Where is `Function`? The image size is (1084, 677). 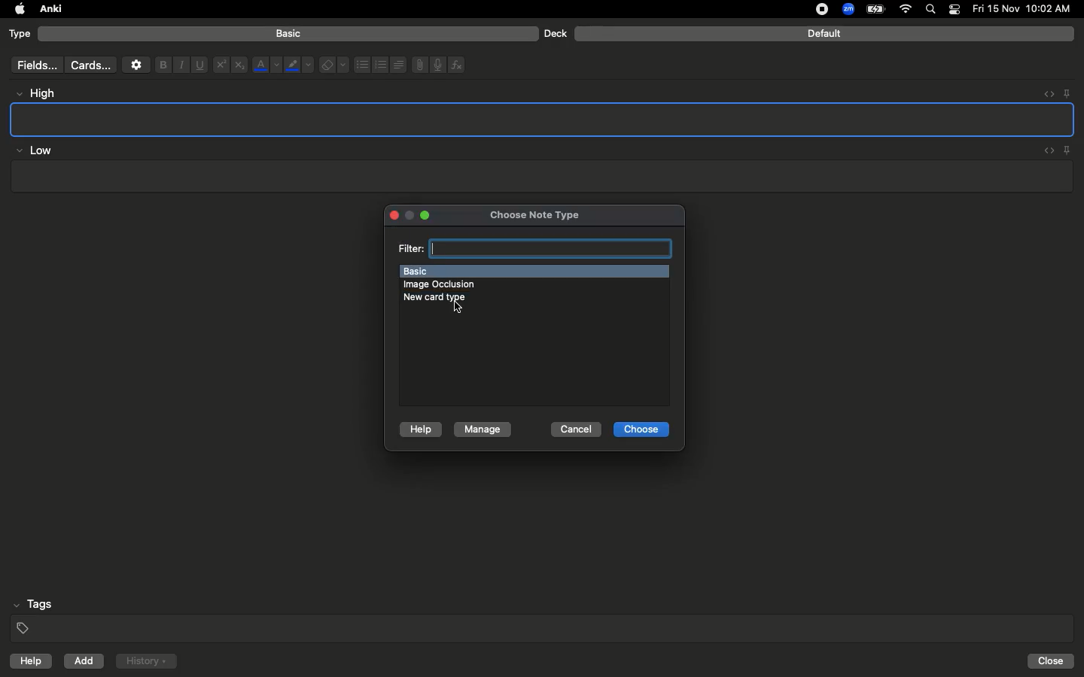 Function is located at coordinates (458, 65).